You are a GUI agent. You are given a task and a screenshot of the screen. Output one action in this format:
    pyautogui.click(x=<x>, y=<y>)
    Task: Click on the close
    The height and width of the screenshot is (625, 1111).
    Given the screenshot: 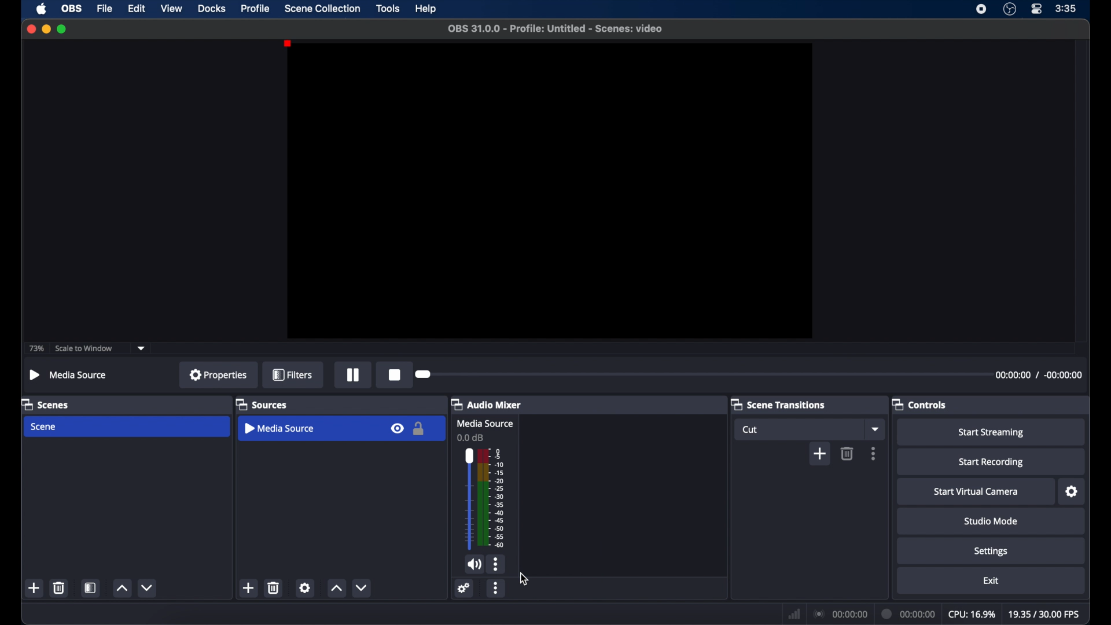 What is the action you would take?
    pyautogui.click(x=31, y=29)
    